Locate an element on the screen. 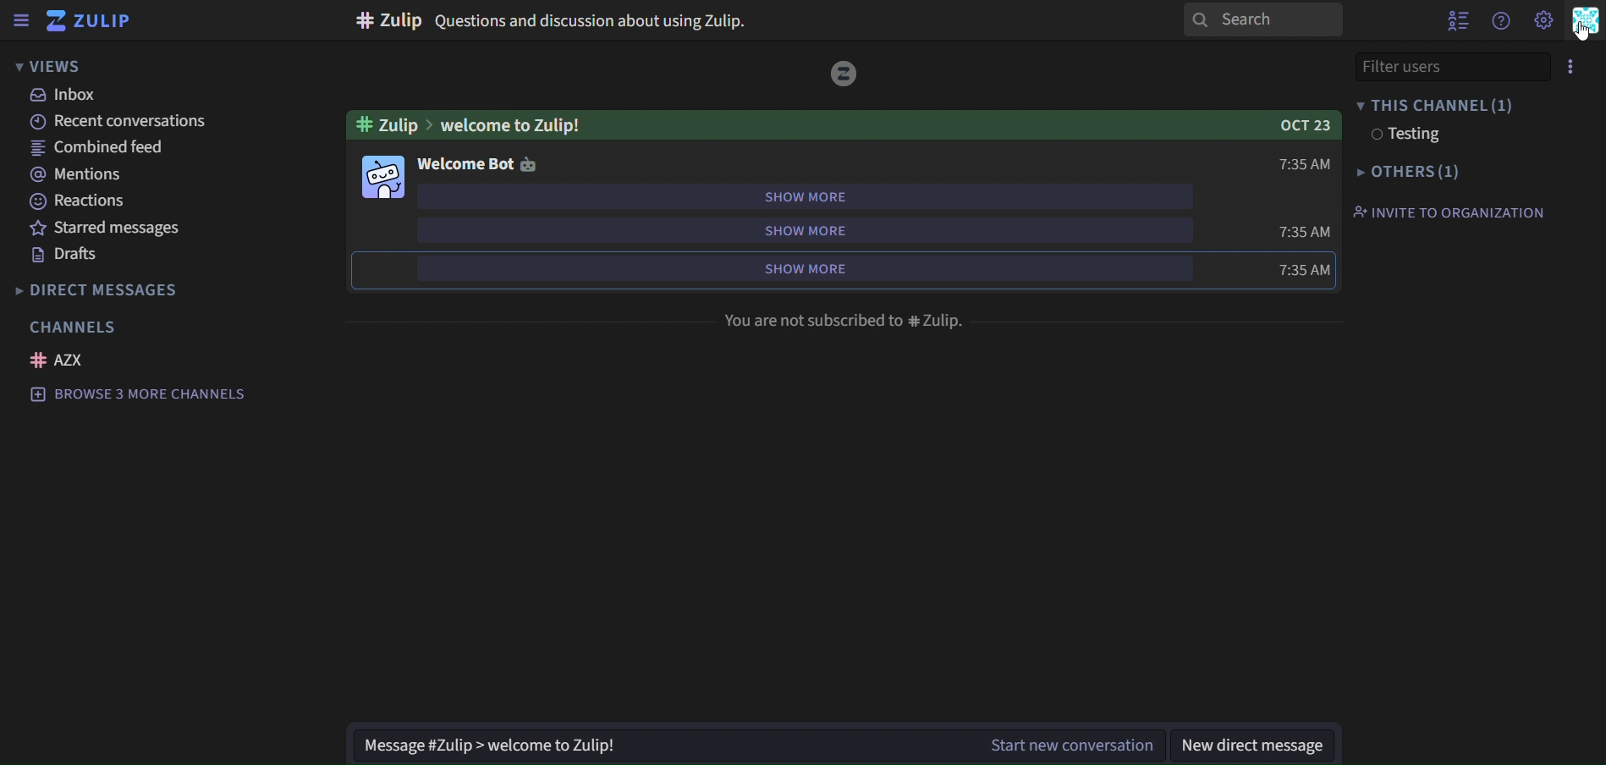 The image size is (1606, 765). views is located at coordinates (69, 64).